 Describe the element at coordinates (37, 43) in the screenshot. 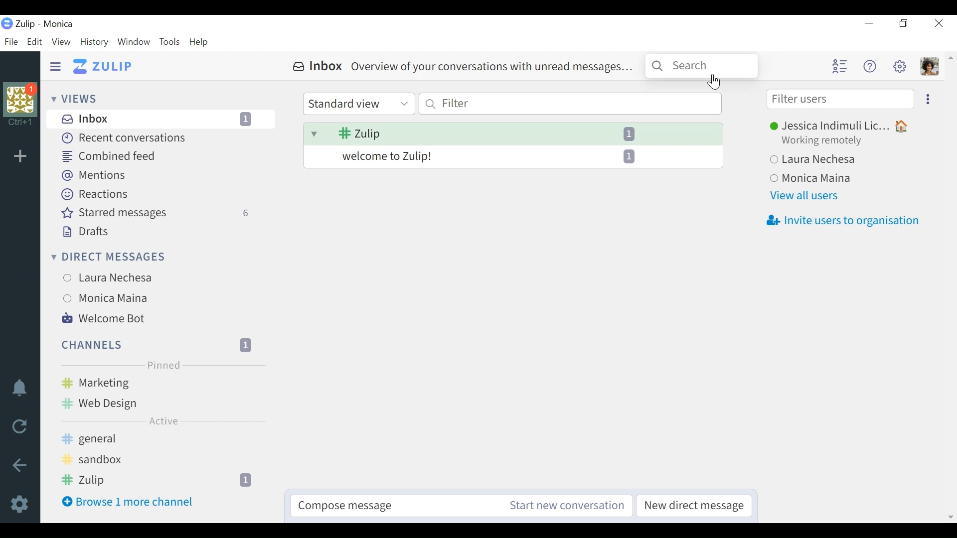

I see `Edit` at that location.